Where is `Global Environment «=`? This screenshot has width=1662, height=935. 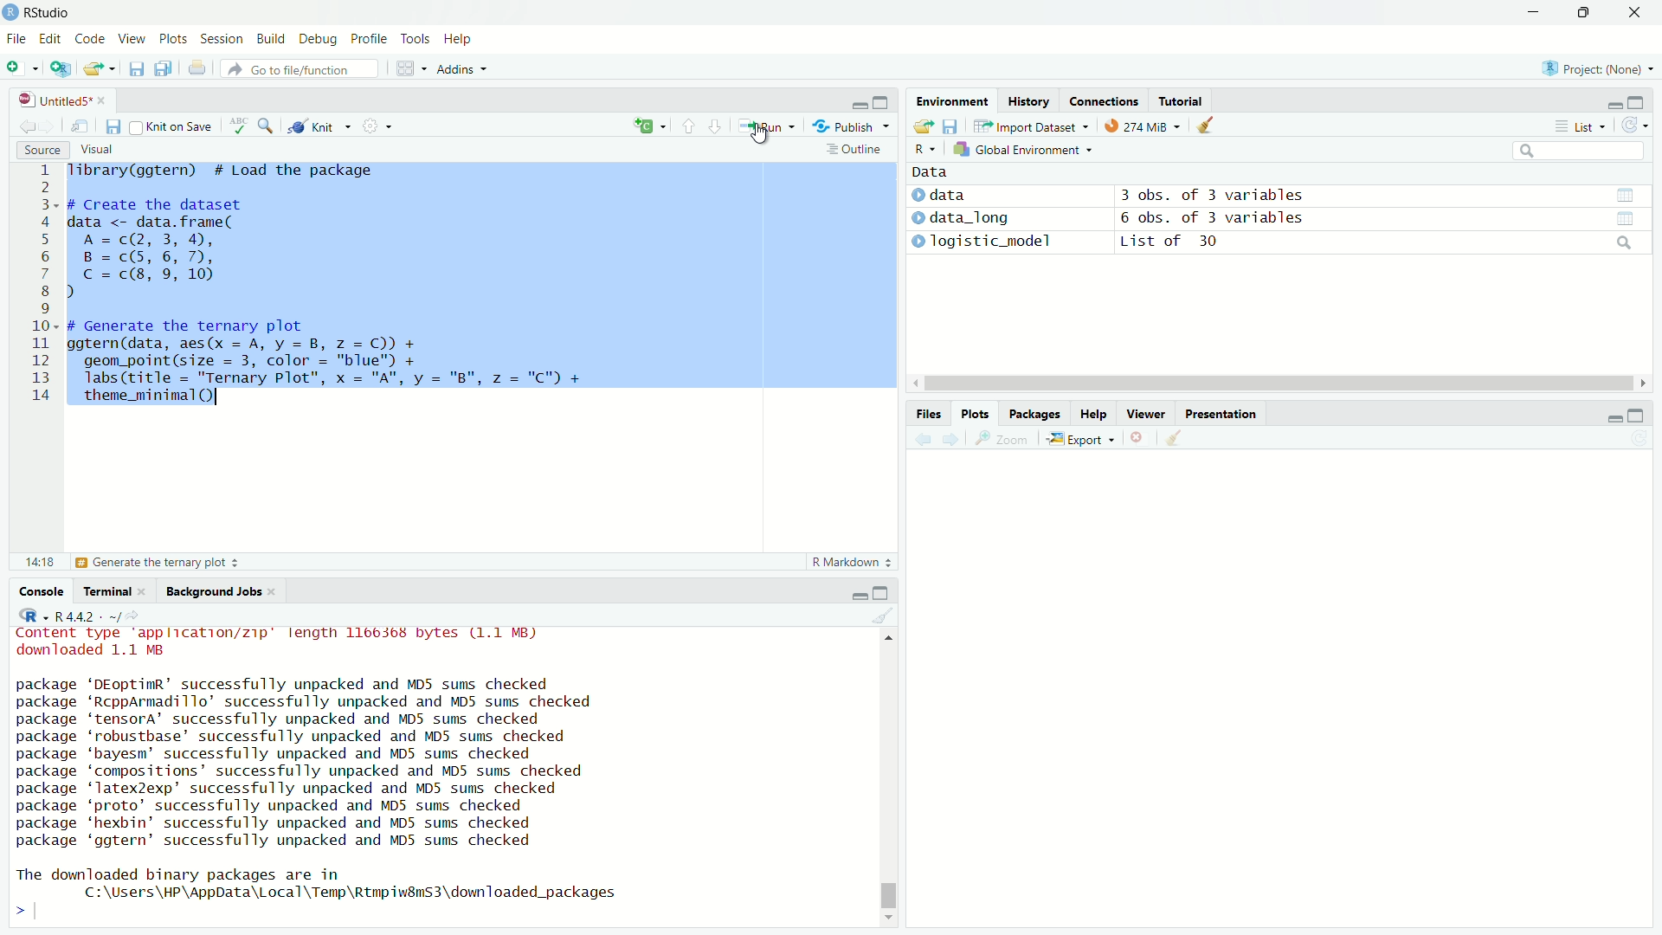
Global Environment «= is located at coordinates (1025, 148).